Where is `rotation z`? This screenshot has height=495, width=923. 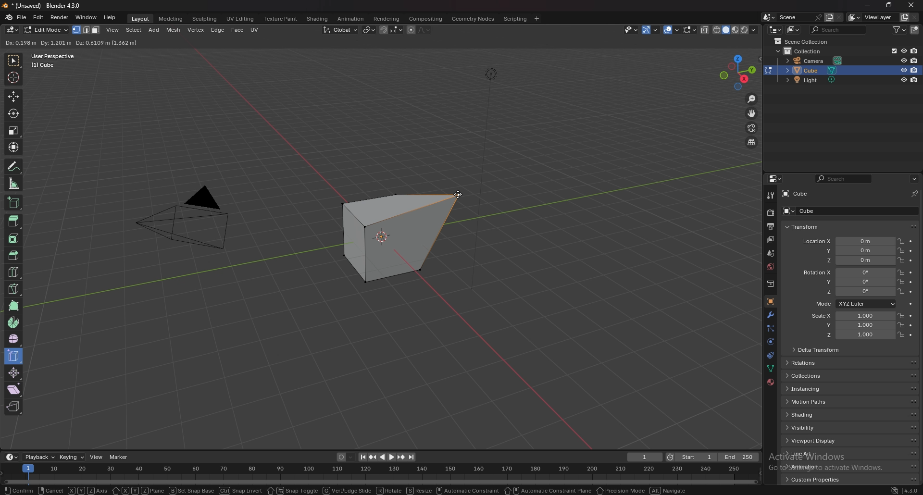 rotation z is located at coordinates (852, 292).